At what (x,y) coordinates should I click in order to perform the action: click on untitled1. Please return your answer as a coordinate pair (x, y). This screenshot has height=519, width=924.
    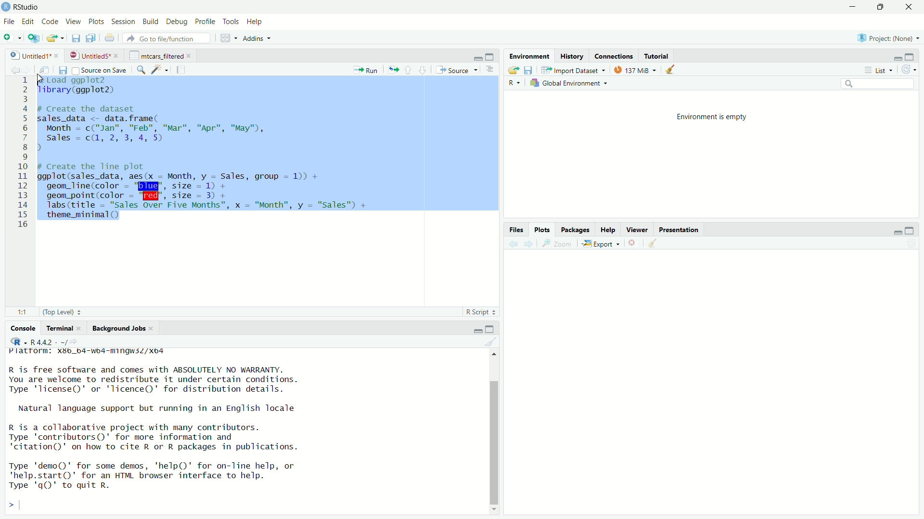
    Looking at the image, I should click on (29, 56).